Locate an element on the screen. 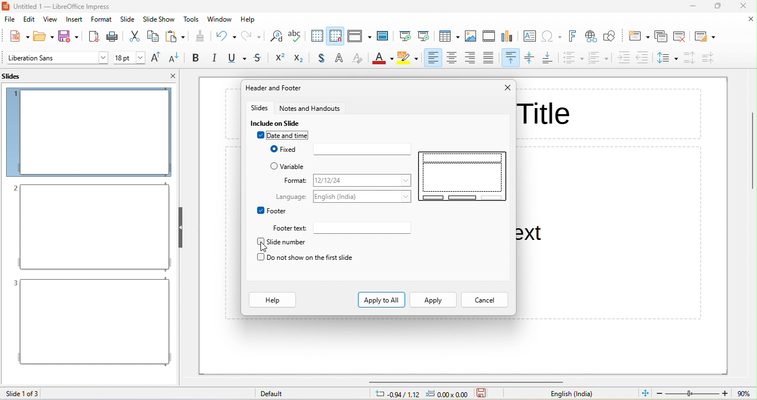 This screenshot has width=757, height=400. format is located at coordinates (364, 181).